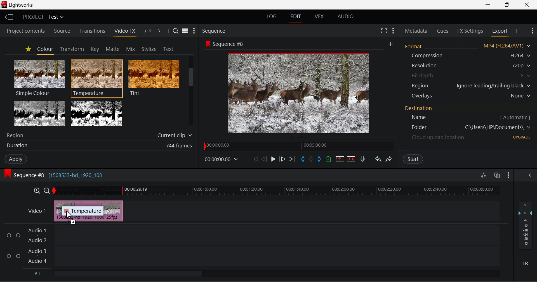  Describe the element at coordinates (36, 251) in the screenshot. I see `Audio 3` at that location.